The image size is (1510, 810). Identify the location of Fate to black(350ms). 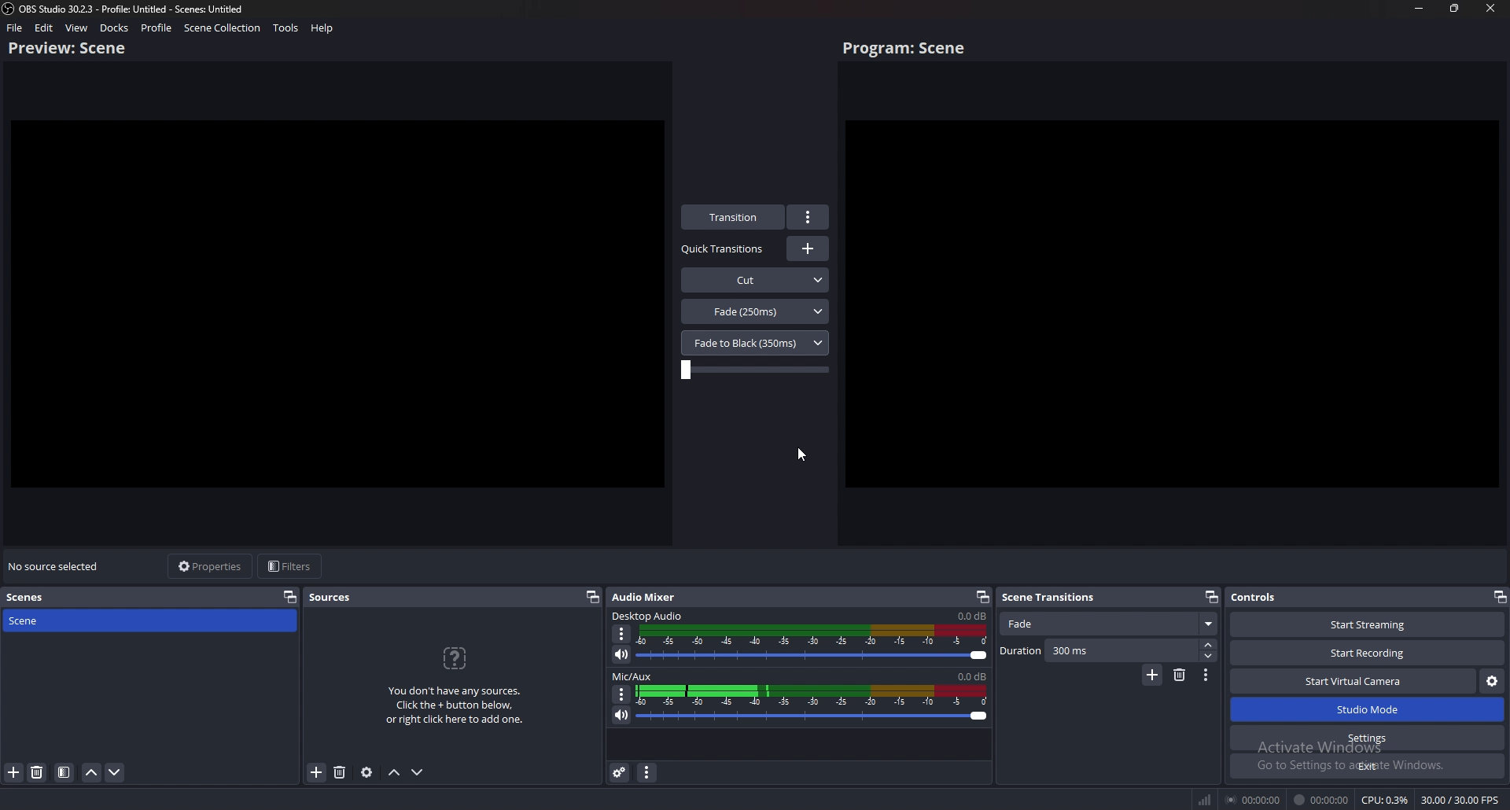
(761, 342).